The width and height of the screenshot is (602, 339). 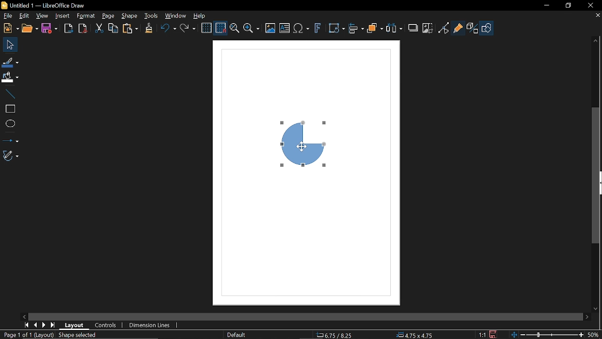 What do you see at coordinates (318, 29) in the screenshot?
I see `insert fontwork` at bounding box center [318, 29].